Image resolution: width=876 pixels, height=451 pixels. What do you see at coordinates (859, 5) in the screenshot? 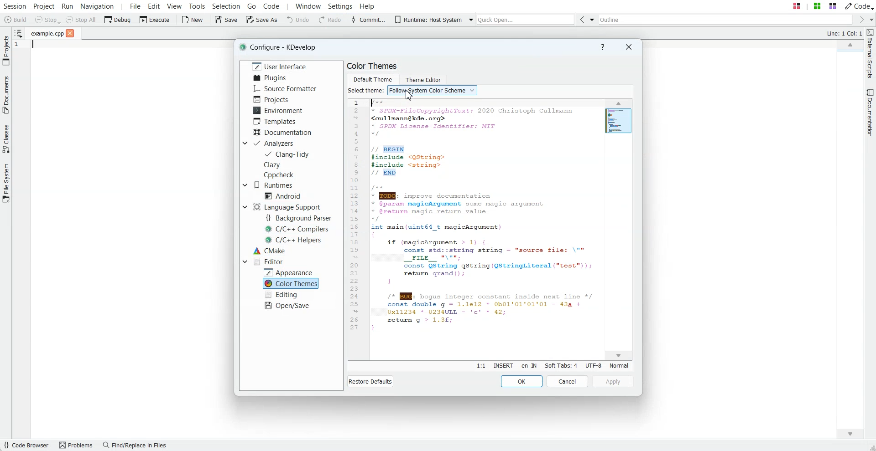
I see `Code` at bounding box center [859, 5].